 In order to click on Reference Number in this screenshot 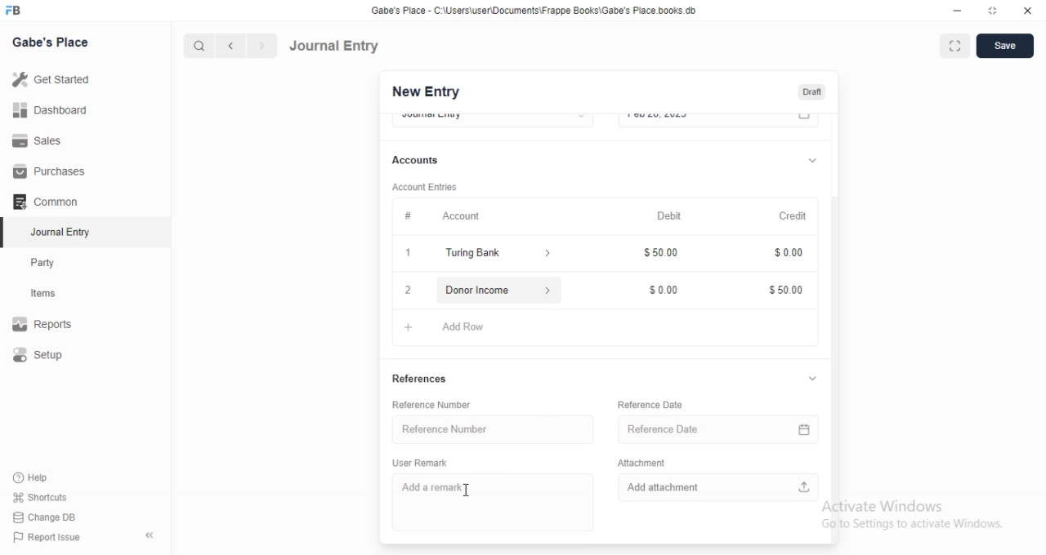, I will do `click(439, 405)`.